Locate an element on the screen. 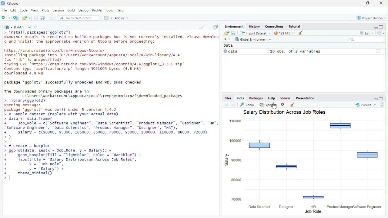  remove the current plot is located at coordinates (284, 104).